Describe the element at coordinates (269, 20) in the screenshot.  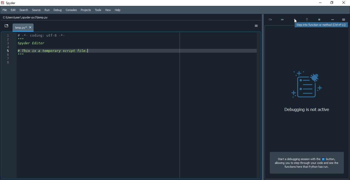
I see `Execute current line` at that location.